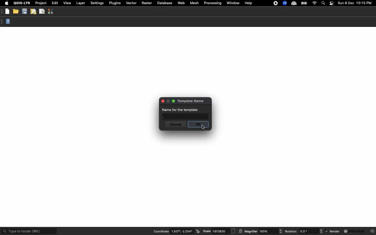  Describe the element at coordinates (6, 11) in the screenshot. I see `New ` at that location.